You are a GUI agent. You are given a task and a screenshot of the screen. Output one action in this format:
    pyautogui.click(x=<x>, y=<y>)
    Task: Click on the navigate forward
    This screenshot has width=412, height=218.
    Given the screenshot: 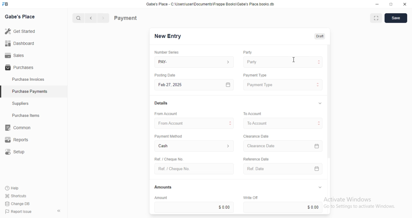 What is the action you would take?
    pyautogui.click(x=104, y=18)
    